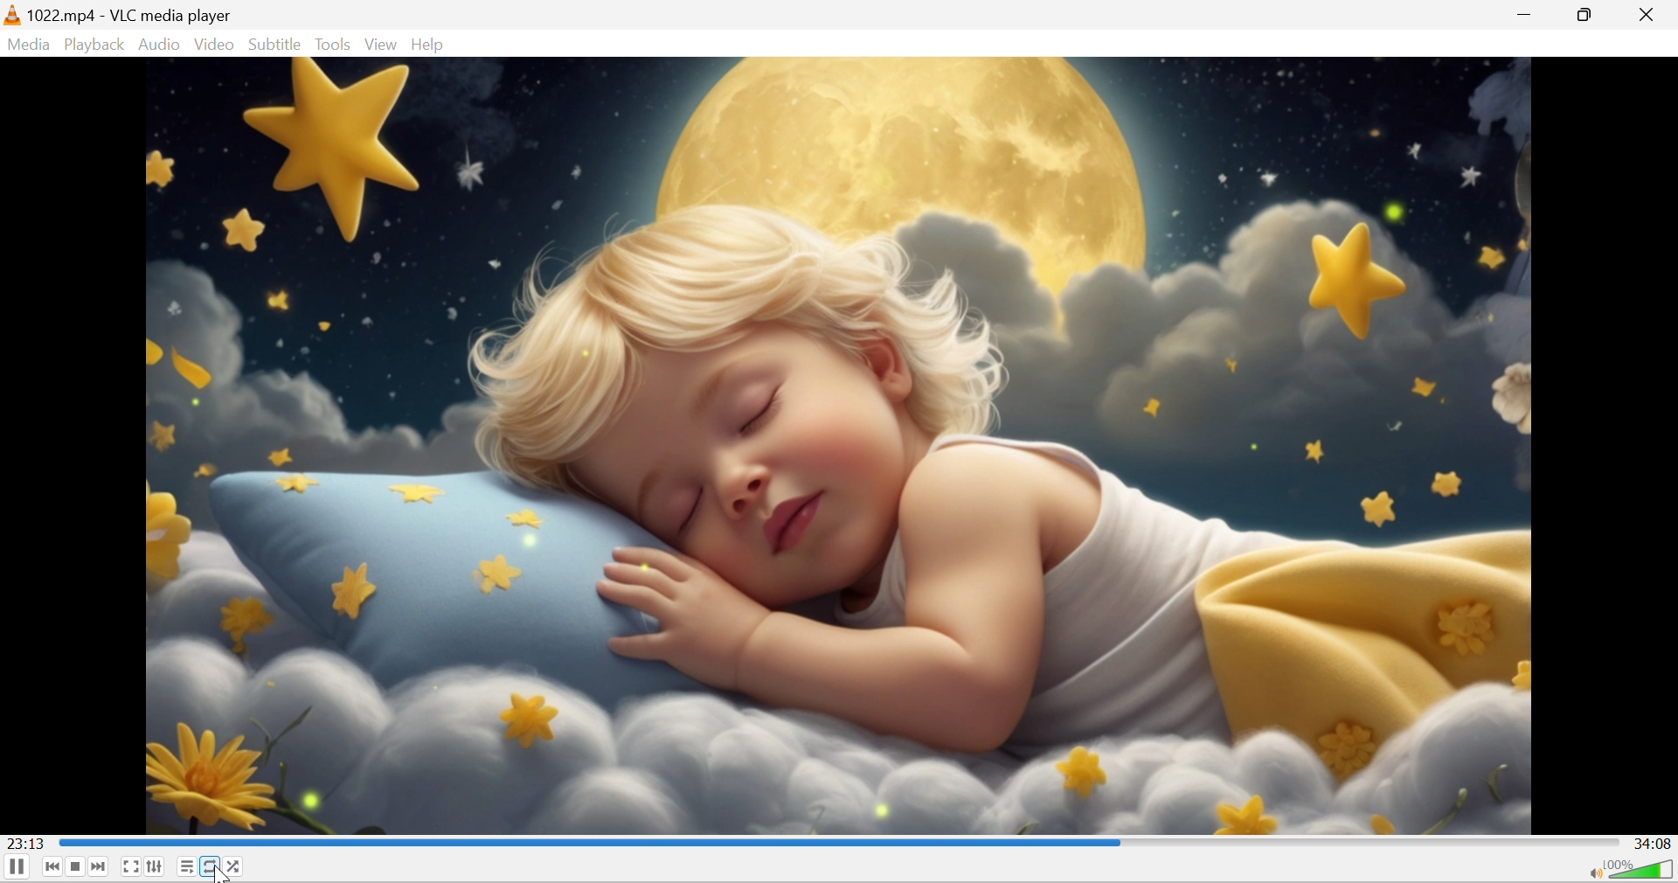 This screenshot has height=883, width=1678. Describe the element at coordinates (1655, 845) in the screenshot. I see `34:08` at that location.